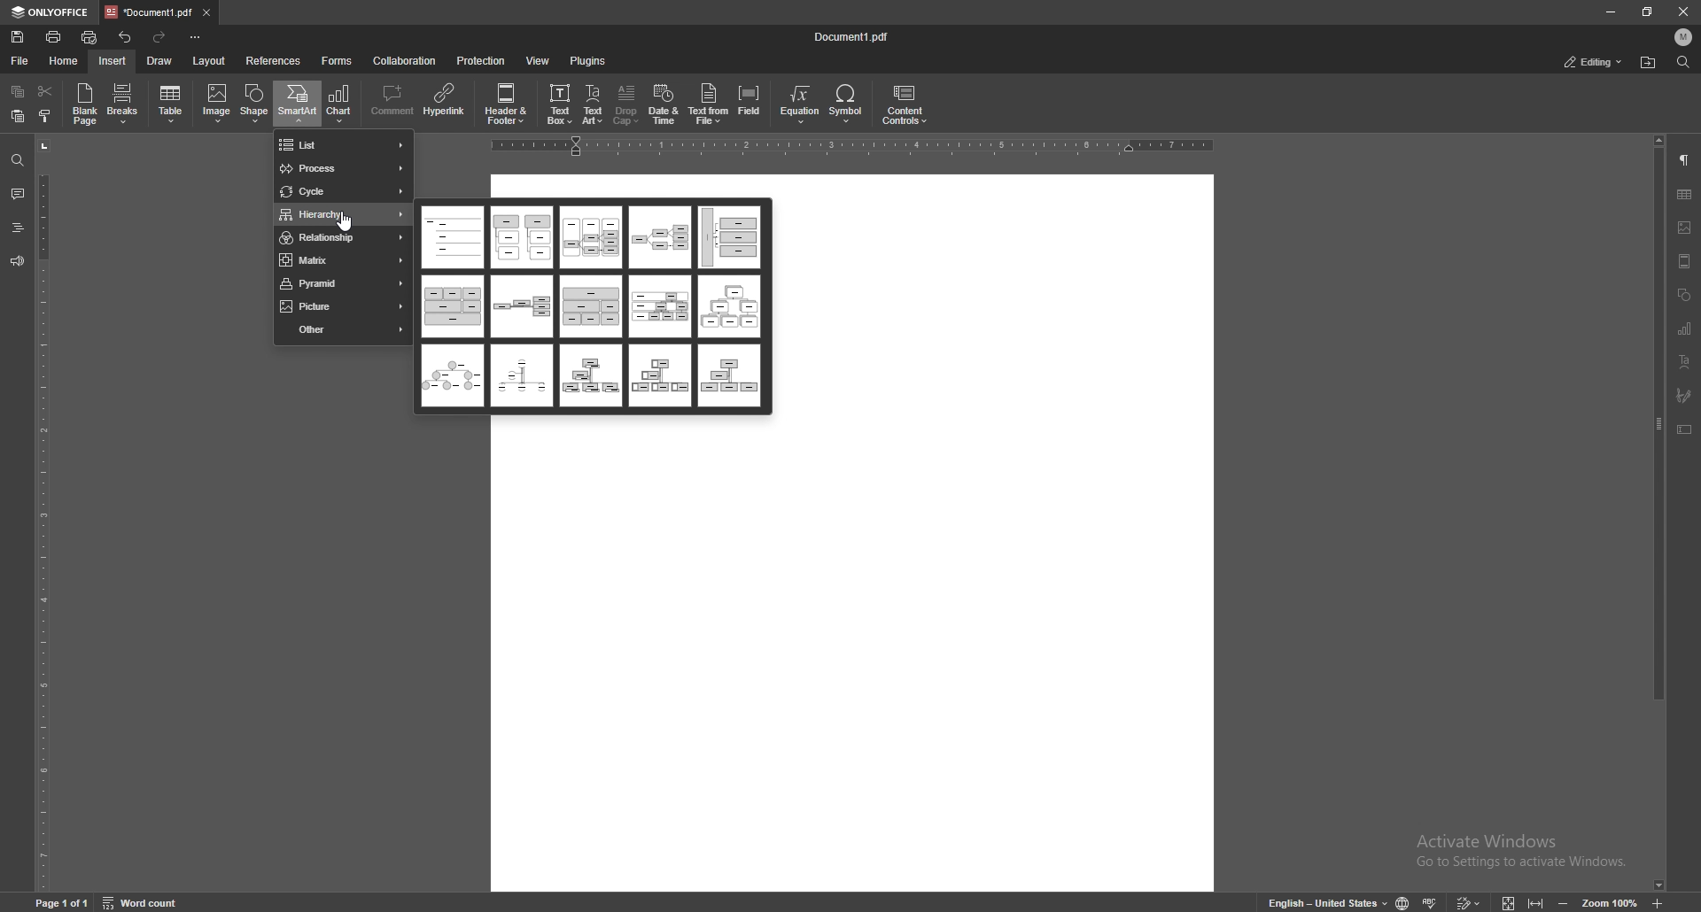 Image resolution: width=1701 pixels, height=912 pixels. I want to click on fit to page, so click(1509, 900).